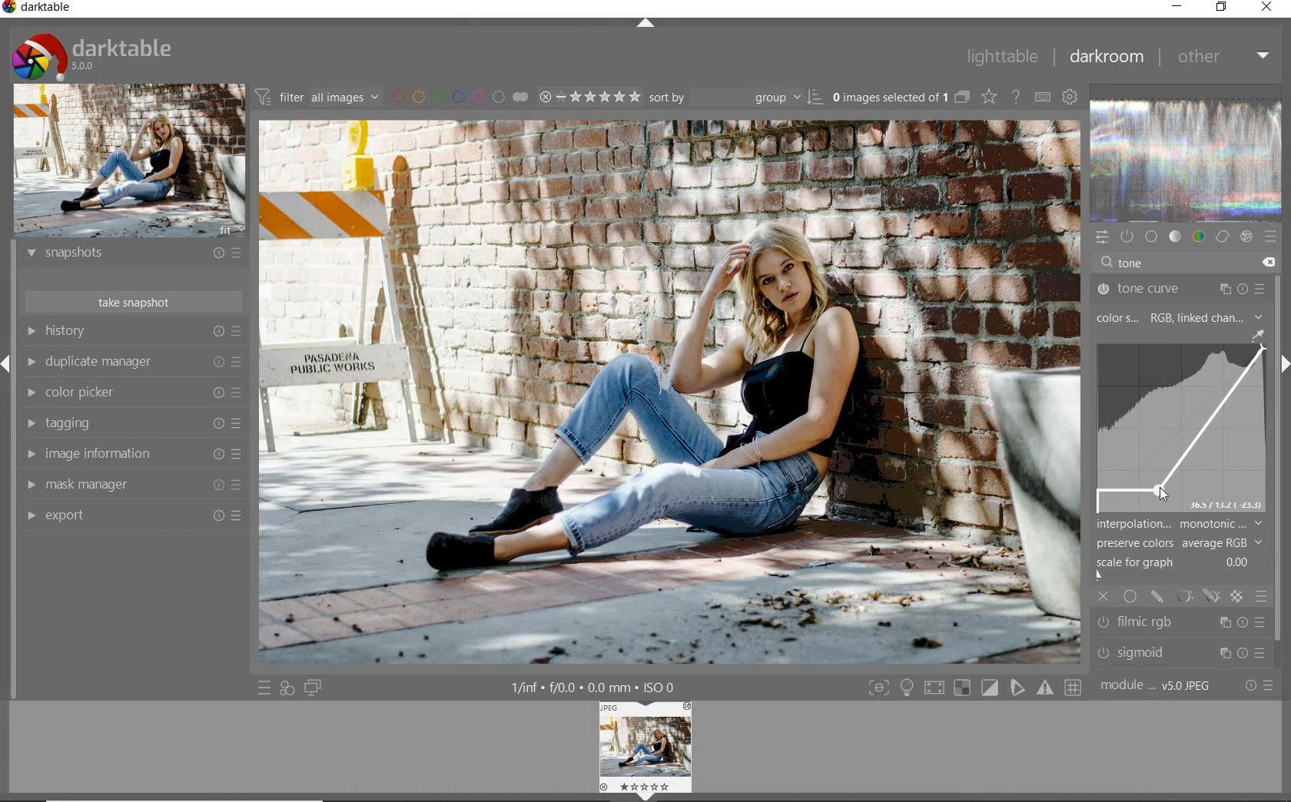  What do you see at coordinates (1222, 237) in the screenshot?
I see `correct` at bounding box center [1222, 237].